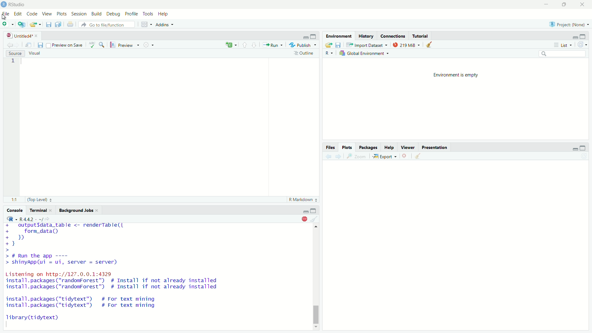 The width and height of the screenshot is (592, 333). I want to click on save current document, so click(40, 45).